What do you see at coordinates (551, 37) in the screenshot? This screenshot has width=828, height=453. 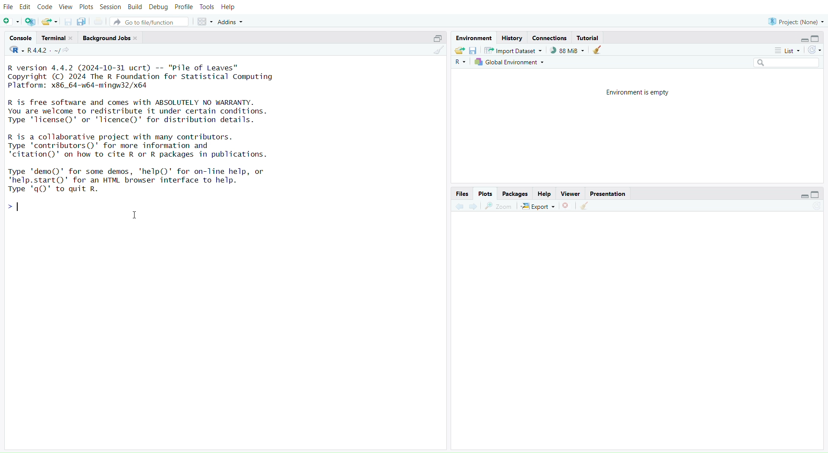 I see `connections` at bounding box center [551, 37].